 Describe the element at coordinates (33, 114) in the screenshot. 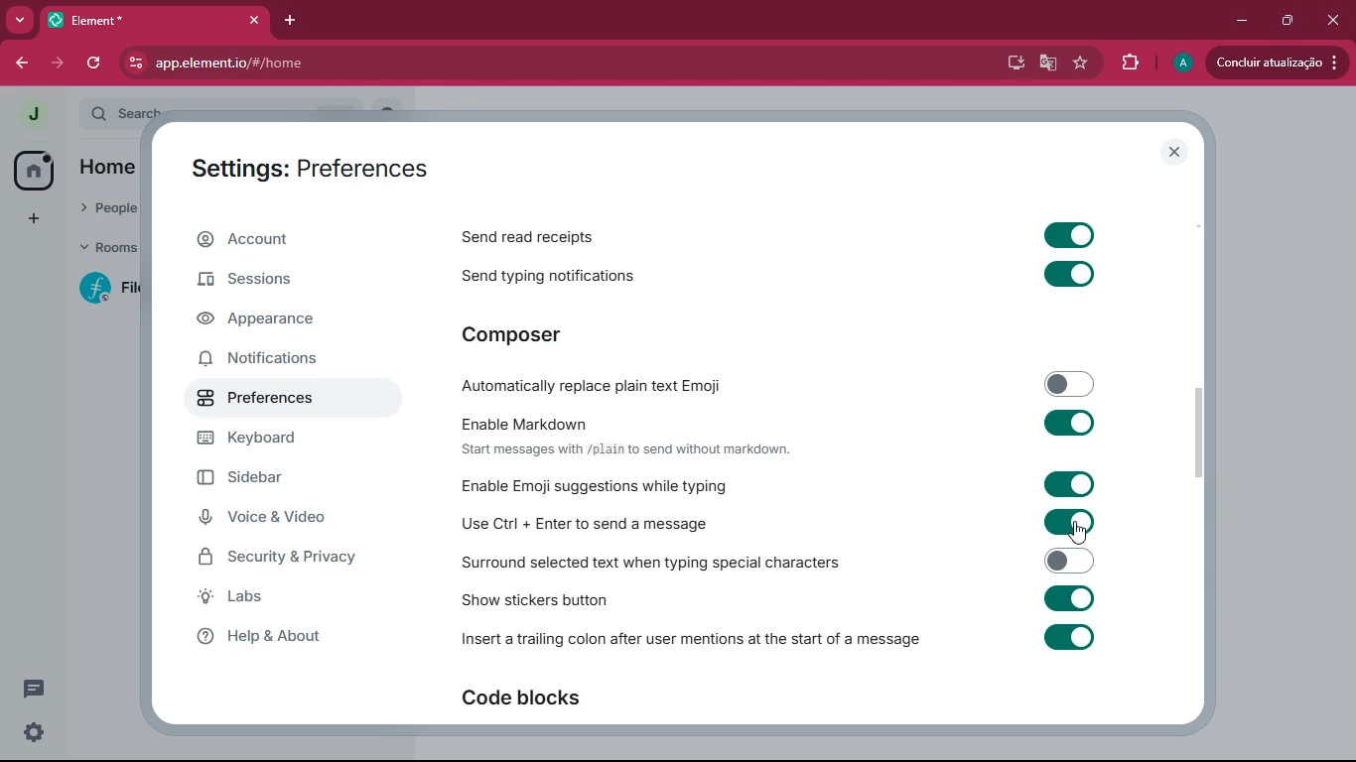

I see `profile picture` at that location.